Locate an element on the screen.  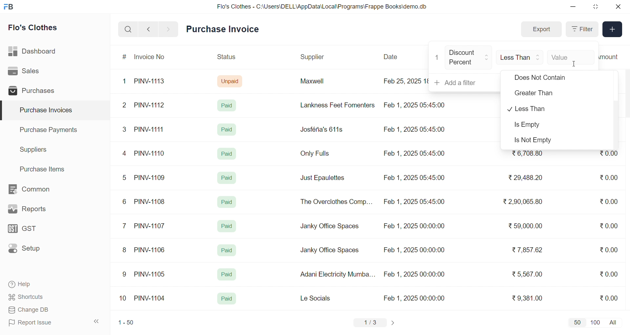
Feb 1, 2025 05:45:00 is located at coordinates (415, 202).